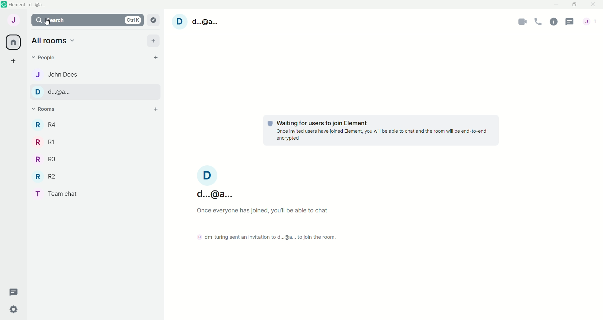 This screenshot has width=603, height=320. What do you see at coordinates (571, 23) in the screenshot?
I see `threads` at bounding box center [571, 23].